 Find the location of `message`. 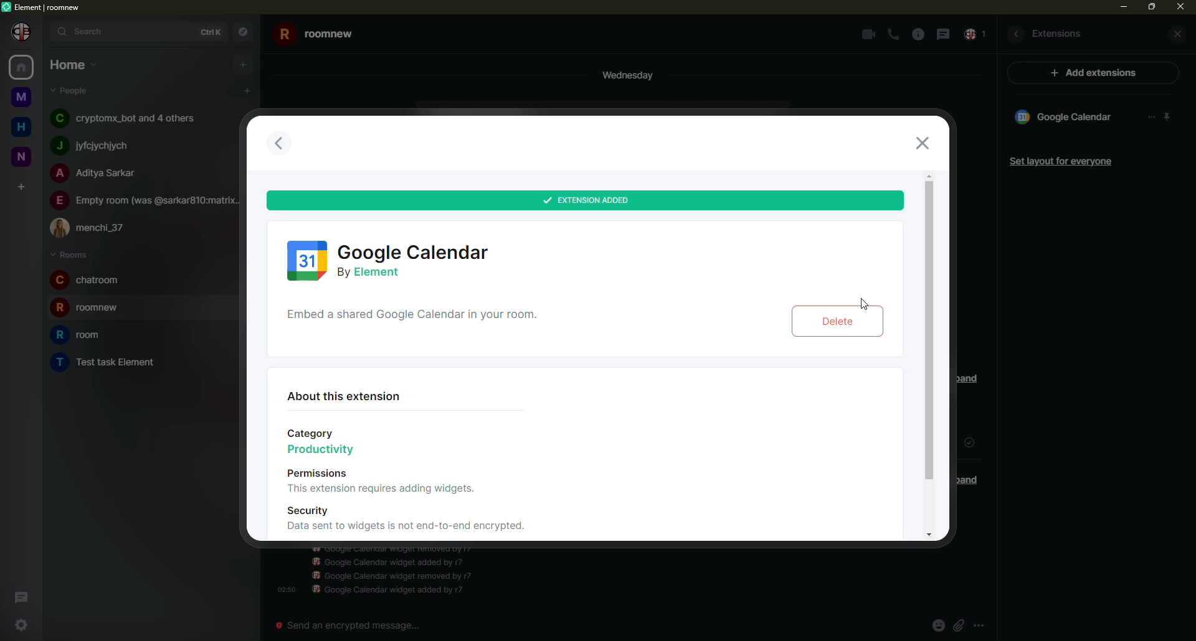

message is located at coordinates (945, 35).